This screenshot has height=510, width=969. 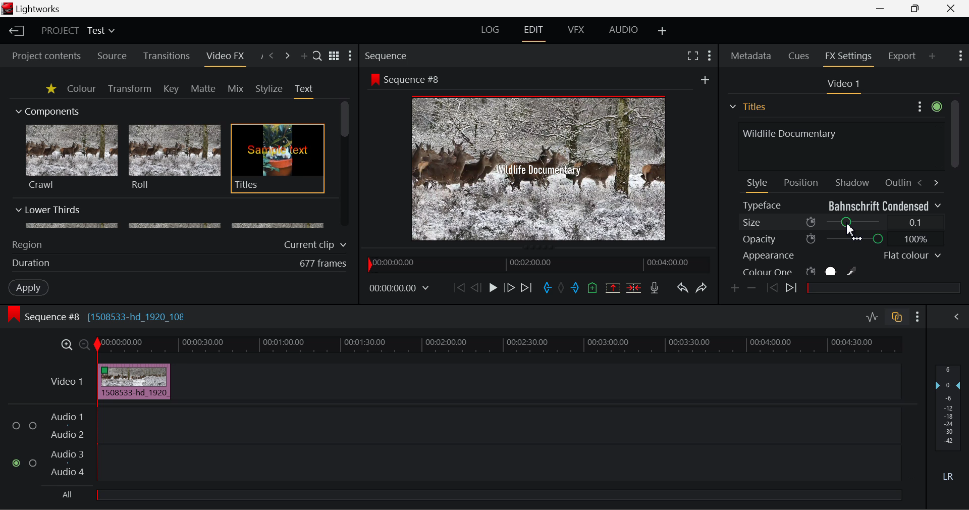 What do you see at coordinates (306, 91) in the screenshot?
I see `Text Tab Open` at bounding box center [306, 91].